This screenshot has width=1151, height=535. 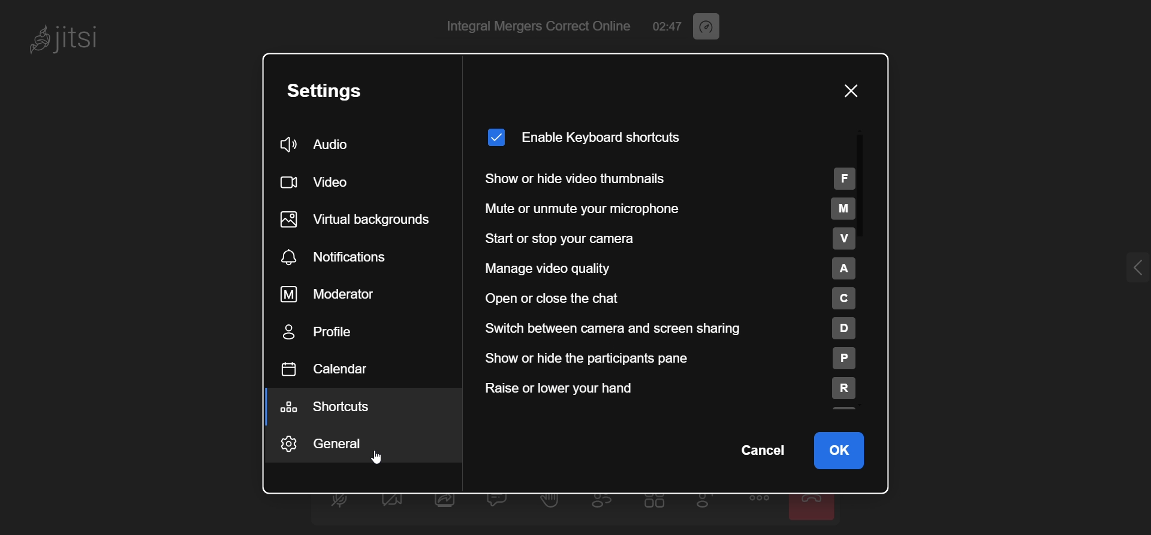 I want to click on calendar, so click(x=331, y=370).